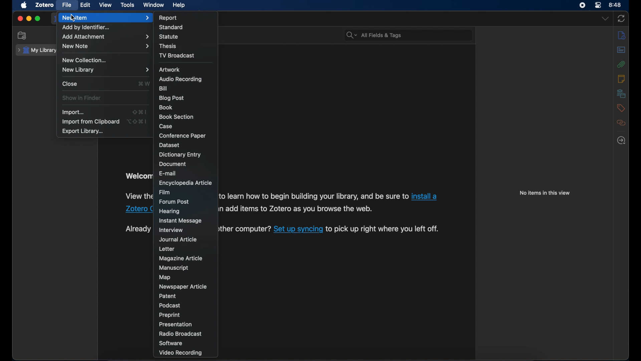 The width and height of the screenshot is (641, 361). I want to click on artwork, so click(170, 70).